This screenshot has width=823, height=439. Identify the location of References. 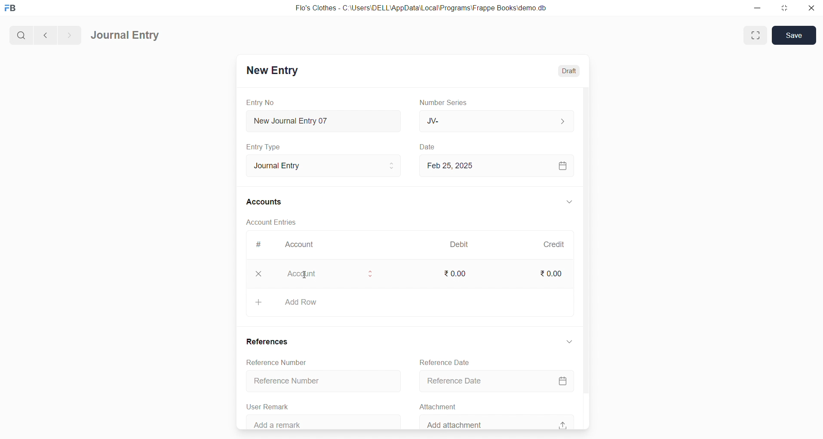
(270, 341).